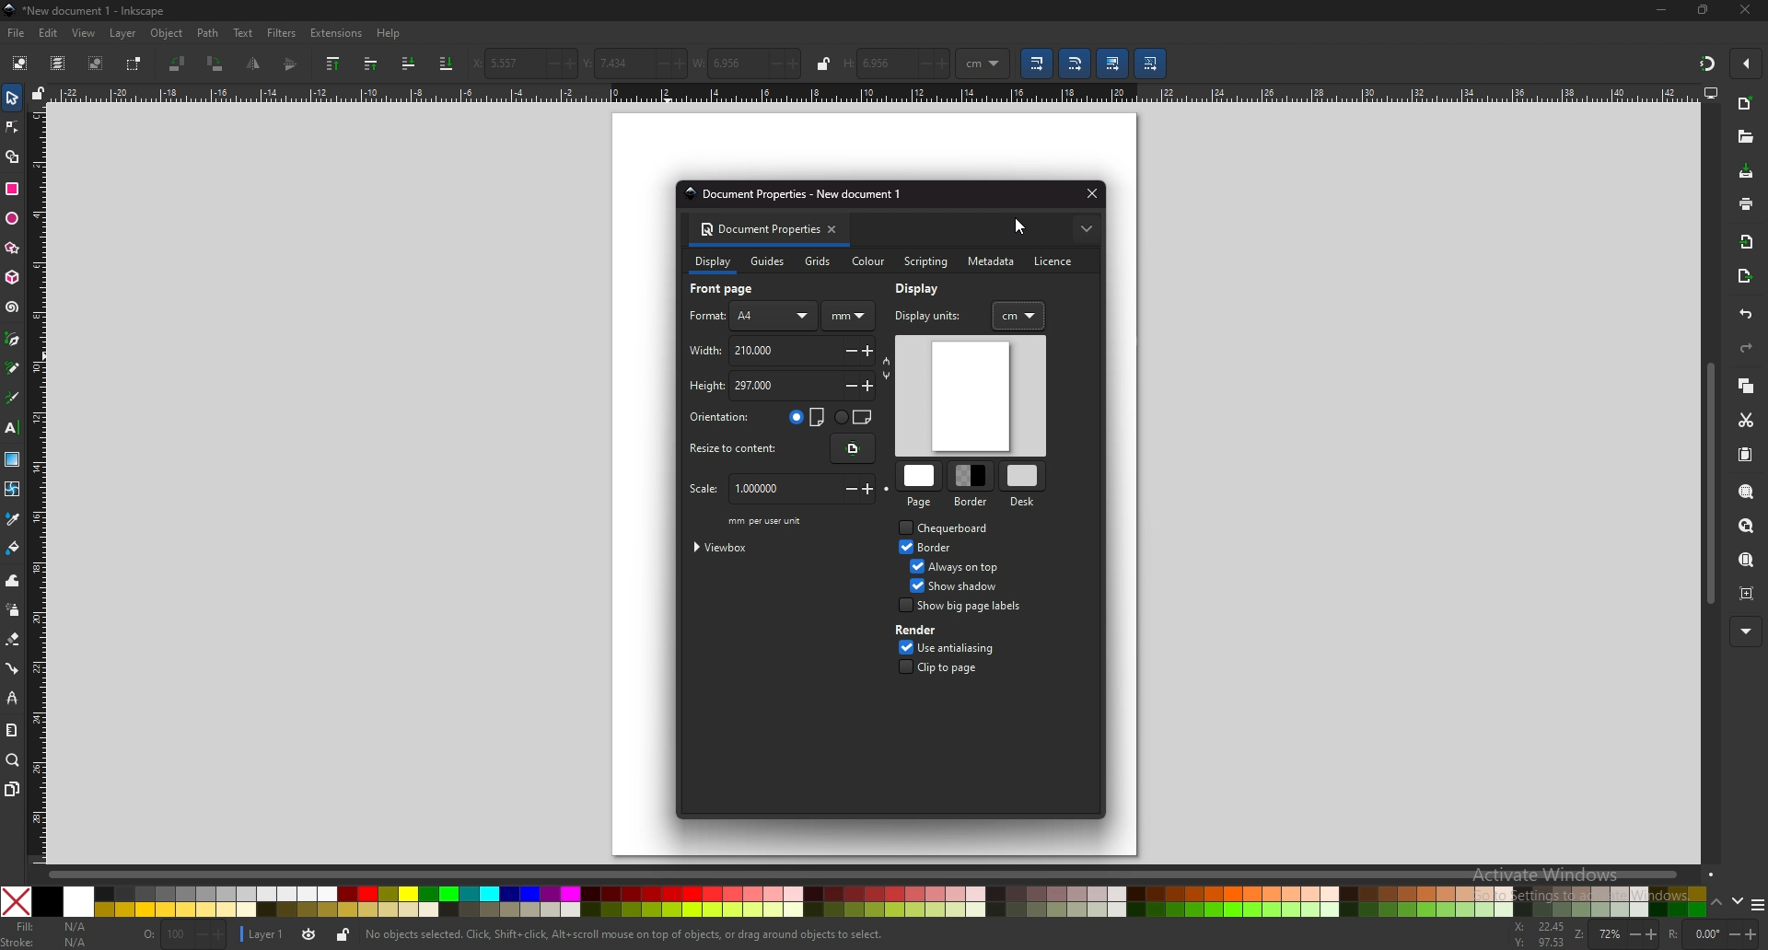 The height and width of the screenshot is (950, 1768). Describe the element at coordinates (1748, 594) in the screenshot. I see `zoom centre page` at that location.